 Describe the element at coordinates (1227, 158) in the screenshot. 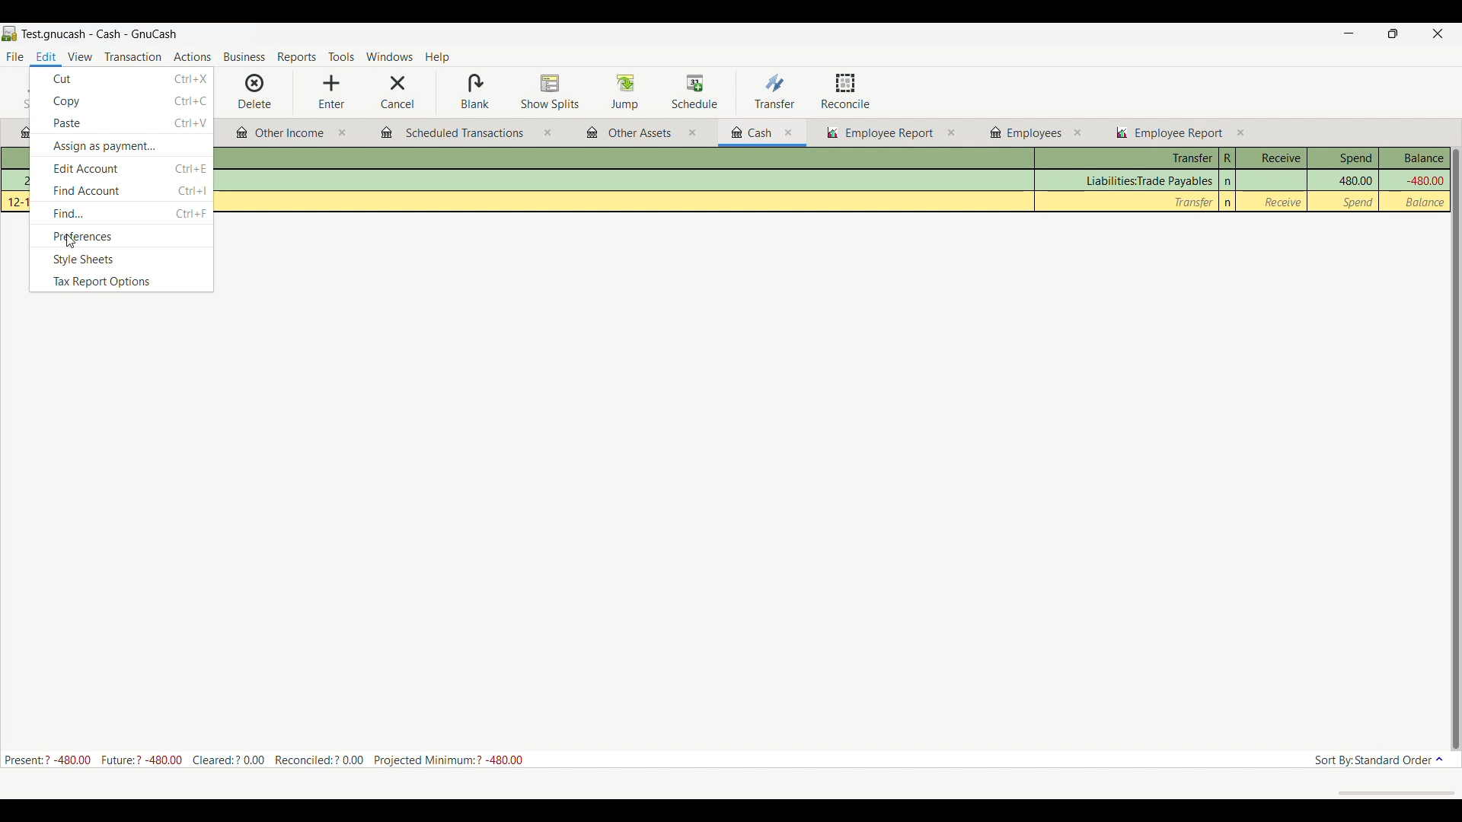

I see `R column` at that location.